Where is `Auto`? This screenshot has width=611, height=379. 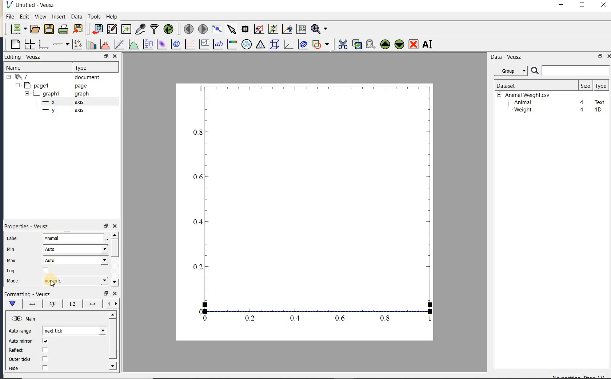
Auto is located at coordinates (75, 249).